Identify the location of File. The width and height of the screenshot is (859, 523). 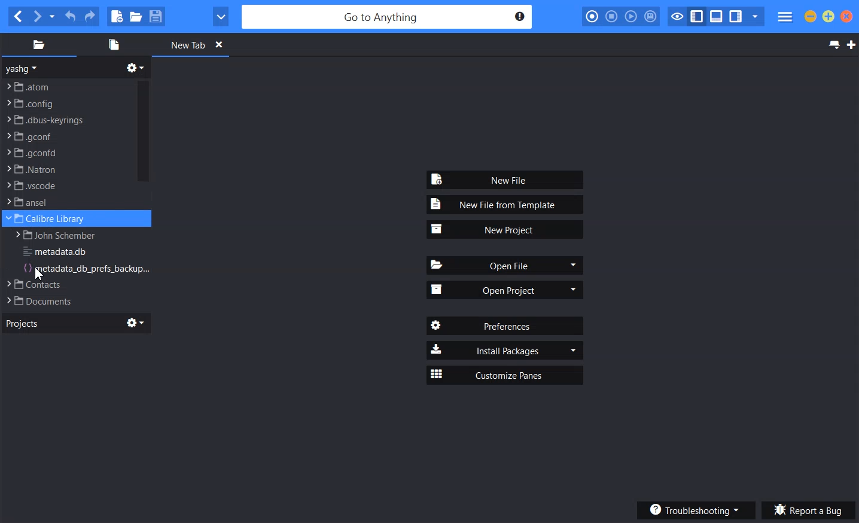
(61, 236).